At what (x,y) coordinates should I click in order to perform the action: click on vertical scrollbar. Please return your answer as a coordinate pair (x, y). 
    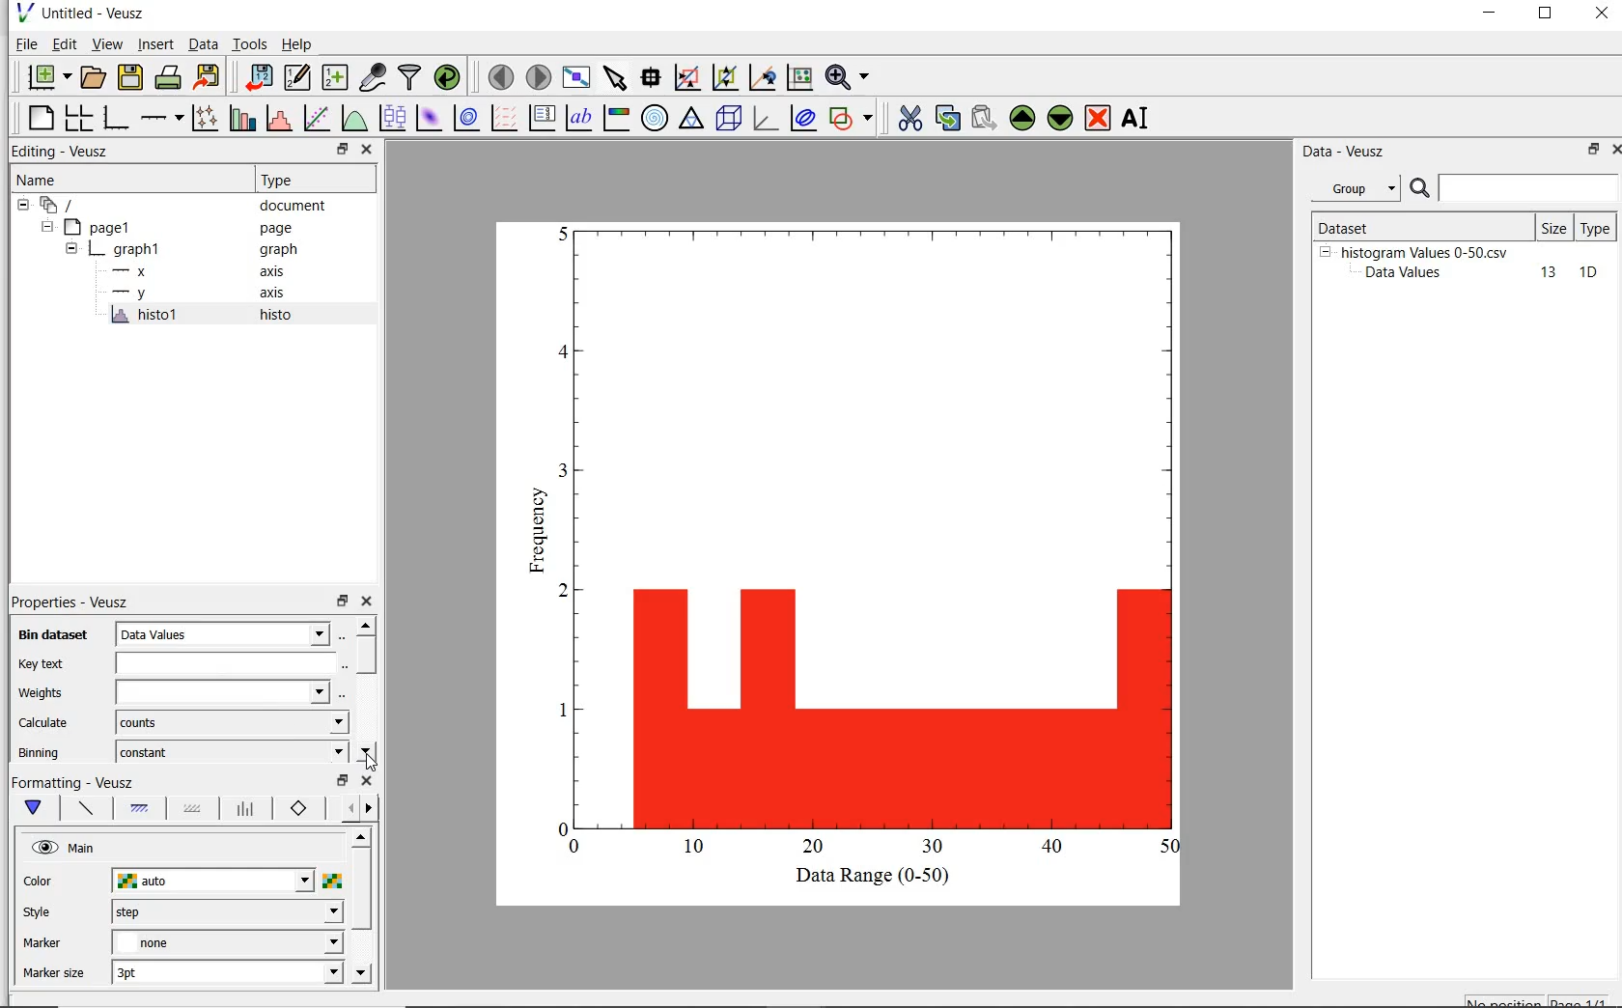
    Looking at the image, I should click on (361, 890).